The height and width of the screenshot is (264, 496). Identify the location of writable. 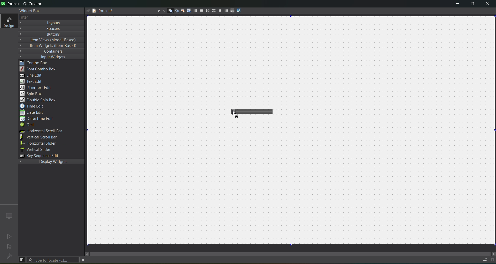
(87, 11).